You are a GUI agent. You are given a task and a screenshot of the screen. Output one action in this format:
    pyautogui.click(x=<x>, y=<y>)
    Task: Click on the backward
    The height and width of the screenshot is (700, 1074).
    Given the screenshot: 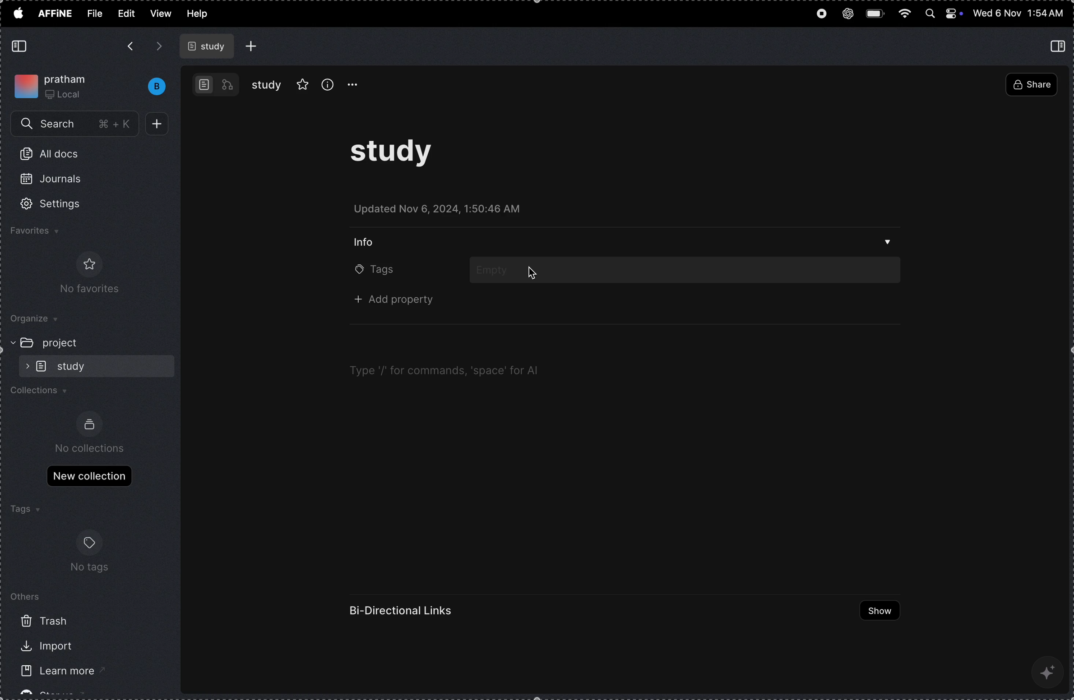 What is the action you would take?
    pyautogui.click(x=130, y=47)
    